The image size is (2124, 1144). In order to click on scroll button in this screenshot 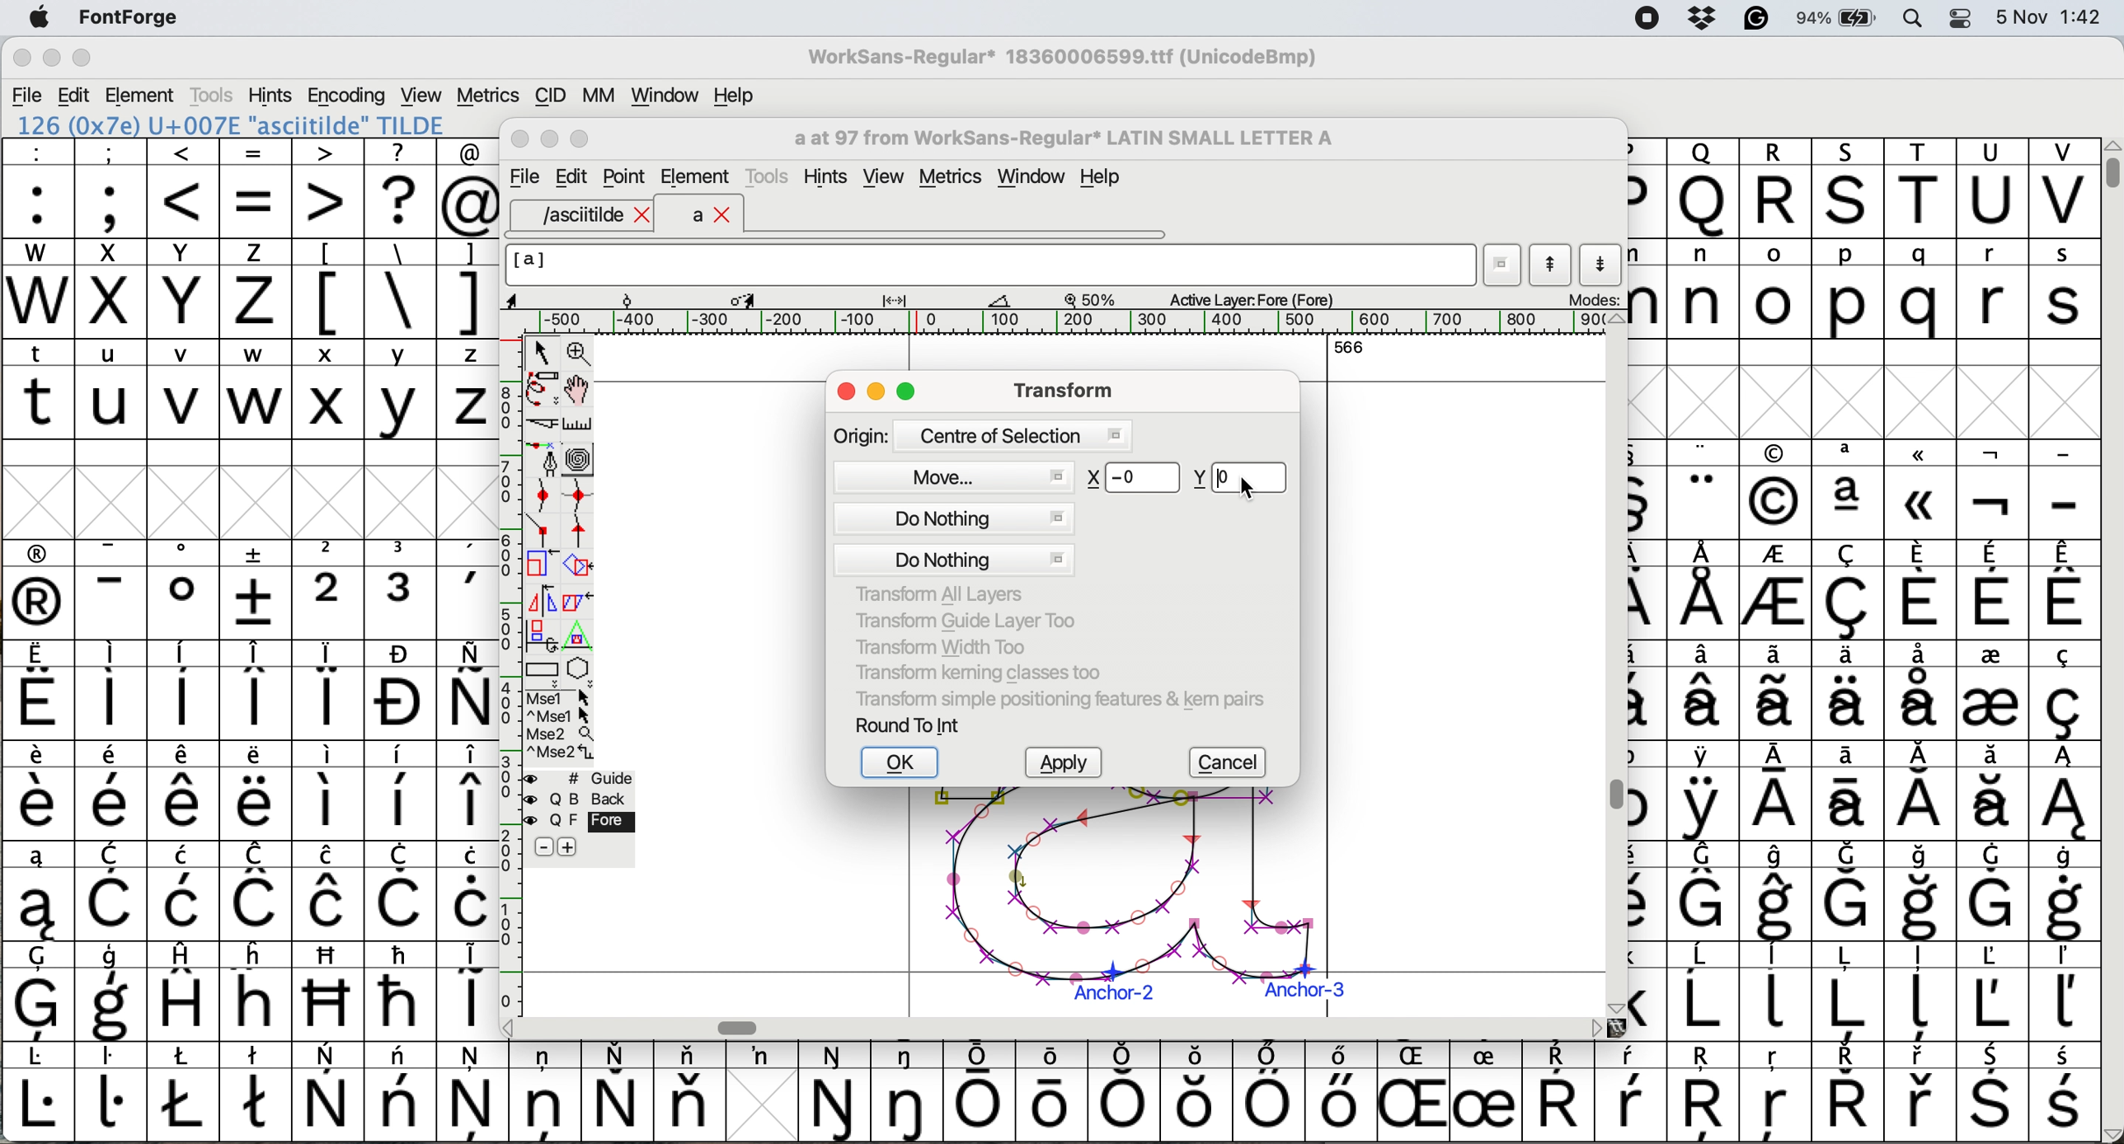, I will do `click(1614, 1006)`.